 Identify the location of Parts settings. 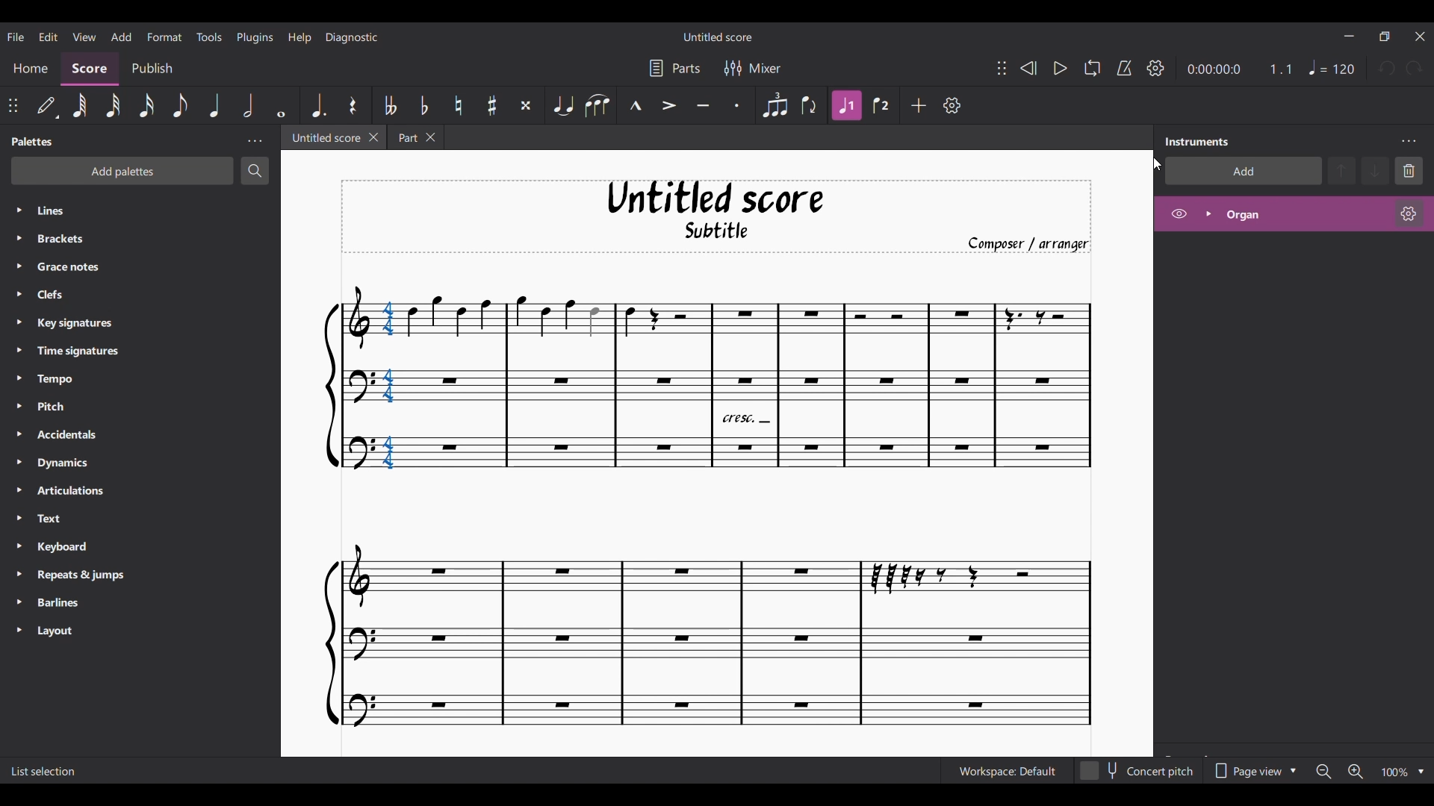
(675, 68).